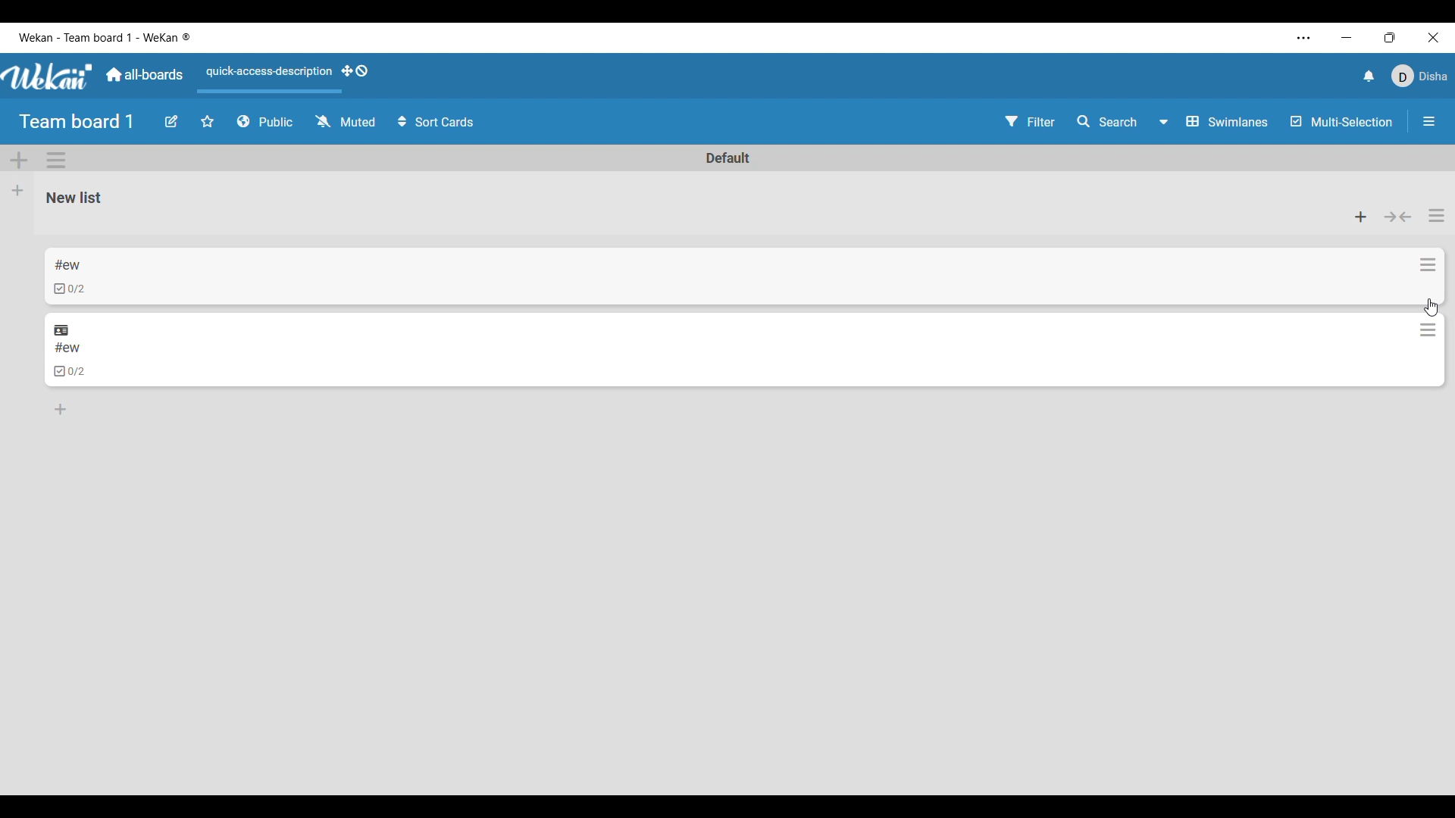 The image size is (1455, 818). I want to click on Change watch options, so click(345, 121).